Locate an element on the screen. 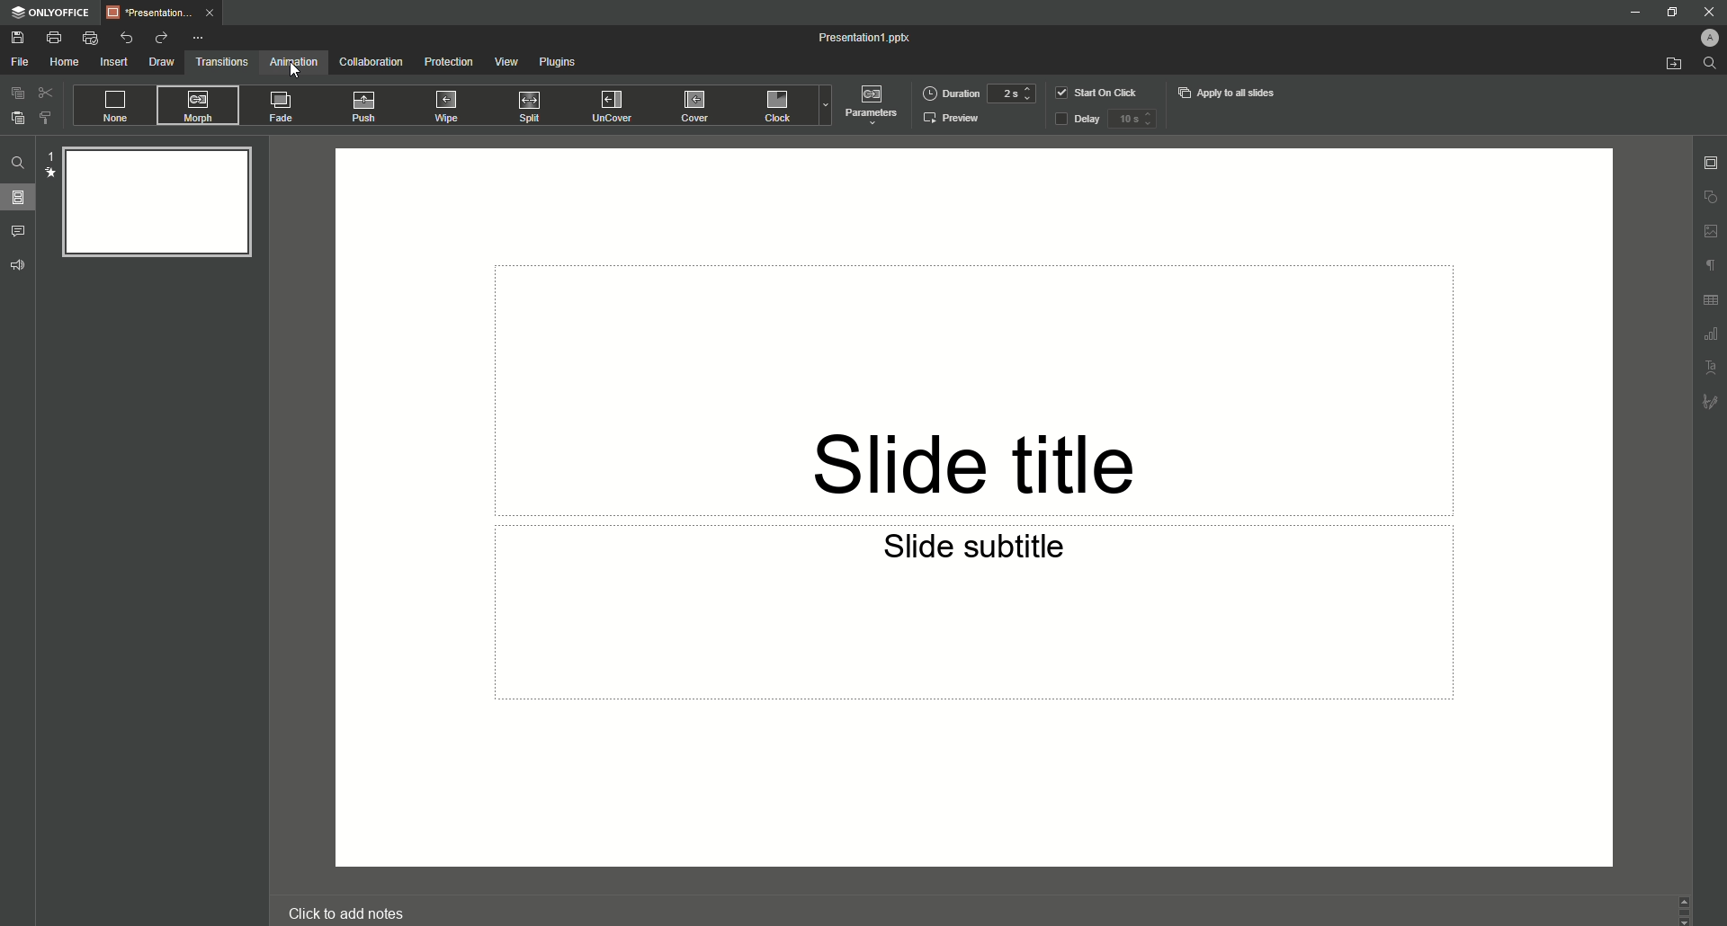 This screenshot has height=926, width=1727. Quick Print is located at coordinates (90, 38).